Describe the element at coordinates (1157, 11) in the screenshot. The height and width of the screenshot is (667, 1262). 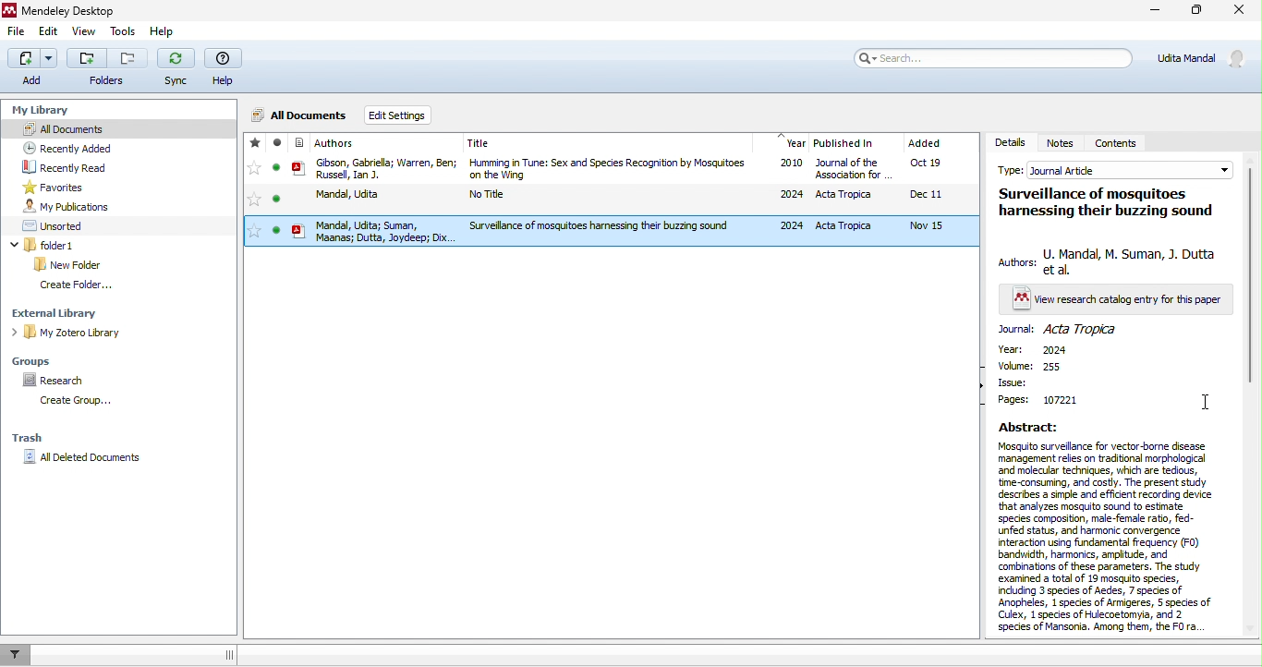
I see `minimize` at that location.